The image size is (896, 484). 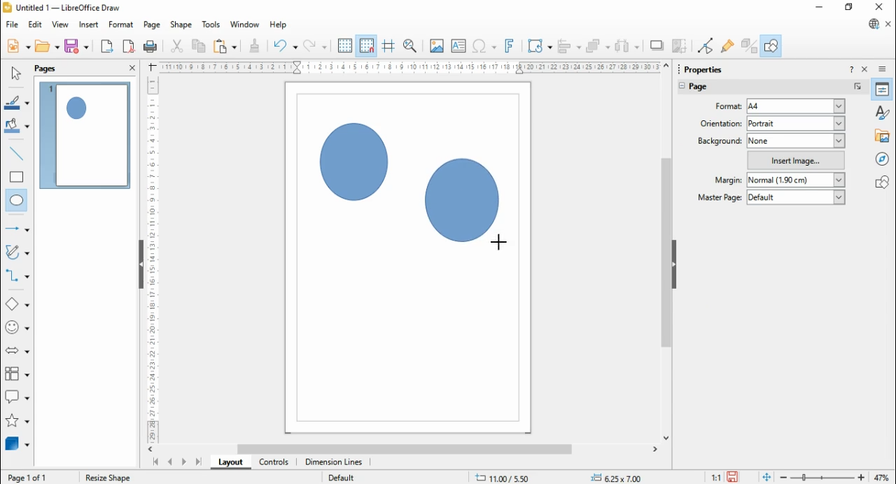 I want to click on master page, so click(x=721, y=197).